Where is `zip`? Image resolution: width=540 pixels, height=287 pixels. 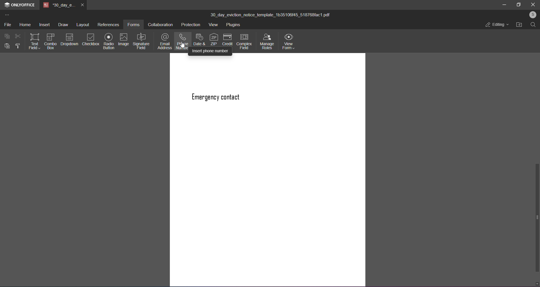 zip is located at coordinates (213, 39).